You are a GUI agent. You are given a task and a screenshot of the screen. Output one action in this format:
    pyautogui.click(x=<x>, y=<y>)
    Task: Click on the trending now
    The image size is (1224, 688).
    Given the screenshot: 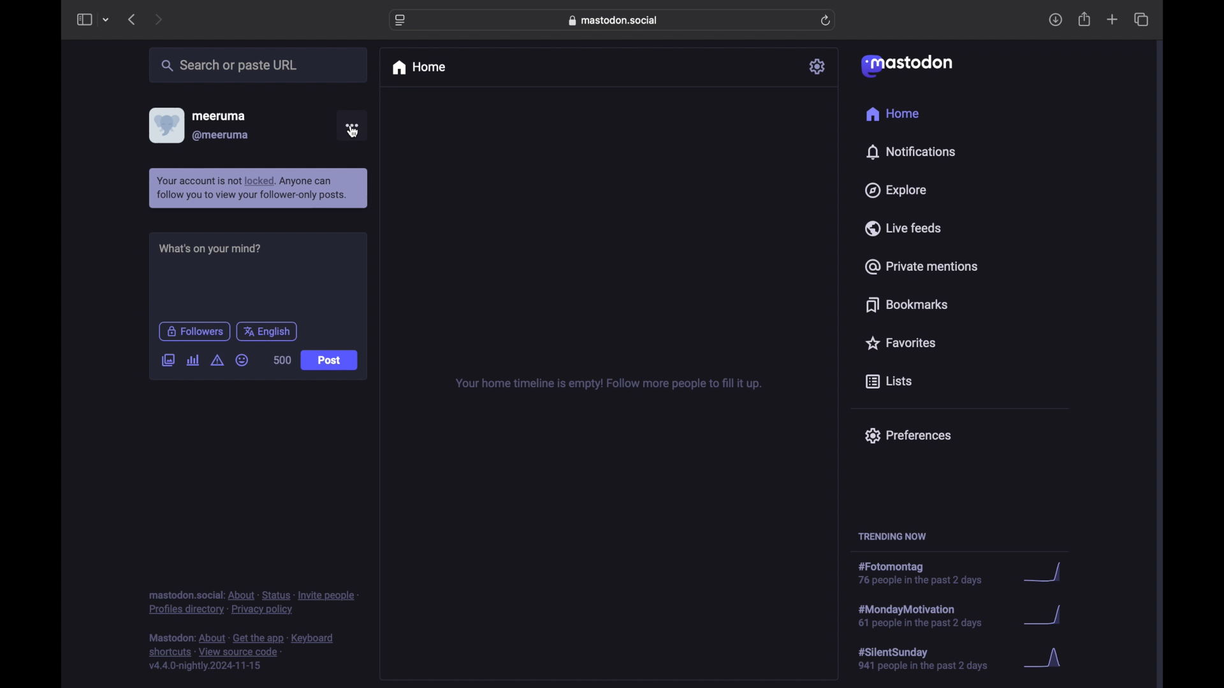 What is the action you would take?
    pyautogui.click(x=892, y=536)
    